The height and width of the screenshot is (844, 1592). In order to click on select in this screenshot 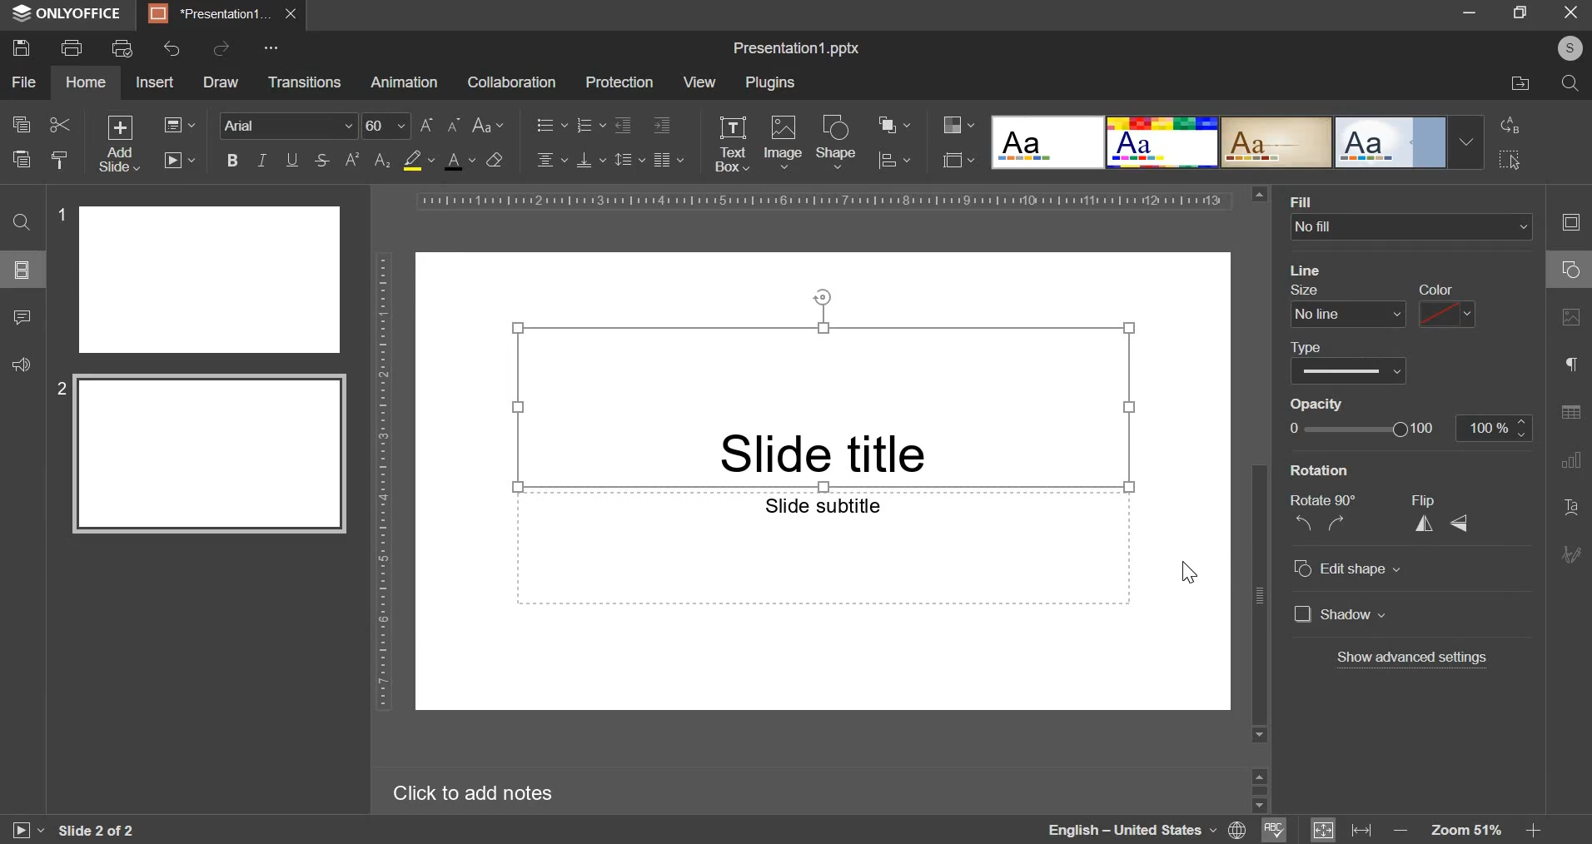, I will do `click(1510, 159)`.